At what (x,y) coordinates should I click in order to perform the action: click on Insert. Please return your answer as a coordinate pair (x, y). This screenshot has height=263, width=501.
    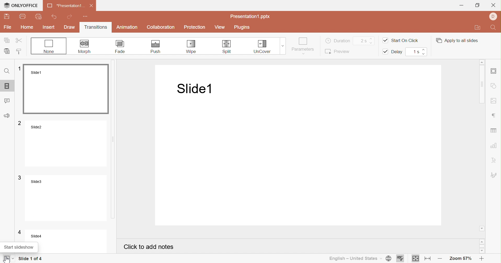
    Looking at the image, I should click on (49, 27).